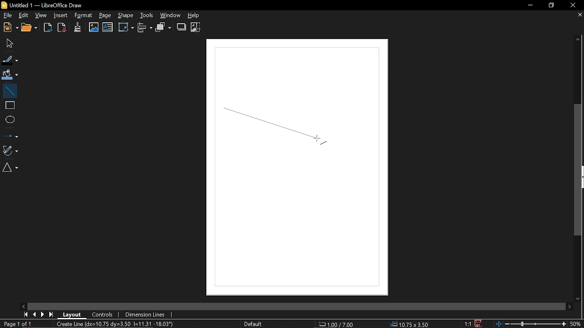 The image size is (584, 328). I want to click on Format, so click(83, 15).